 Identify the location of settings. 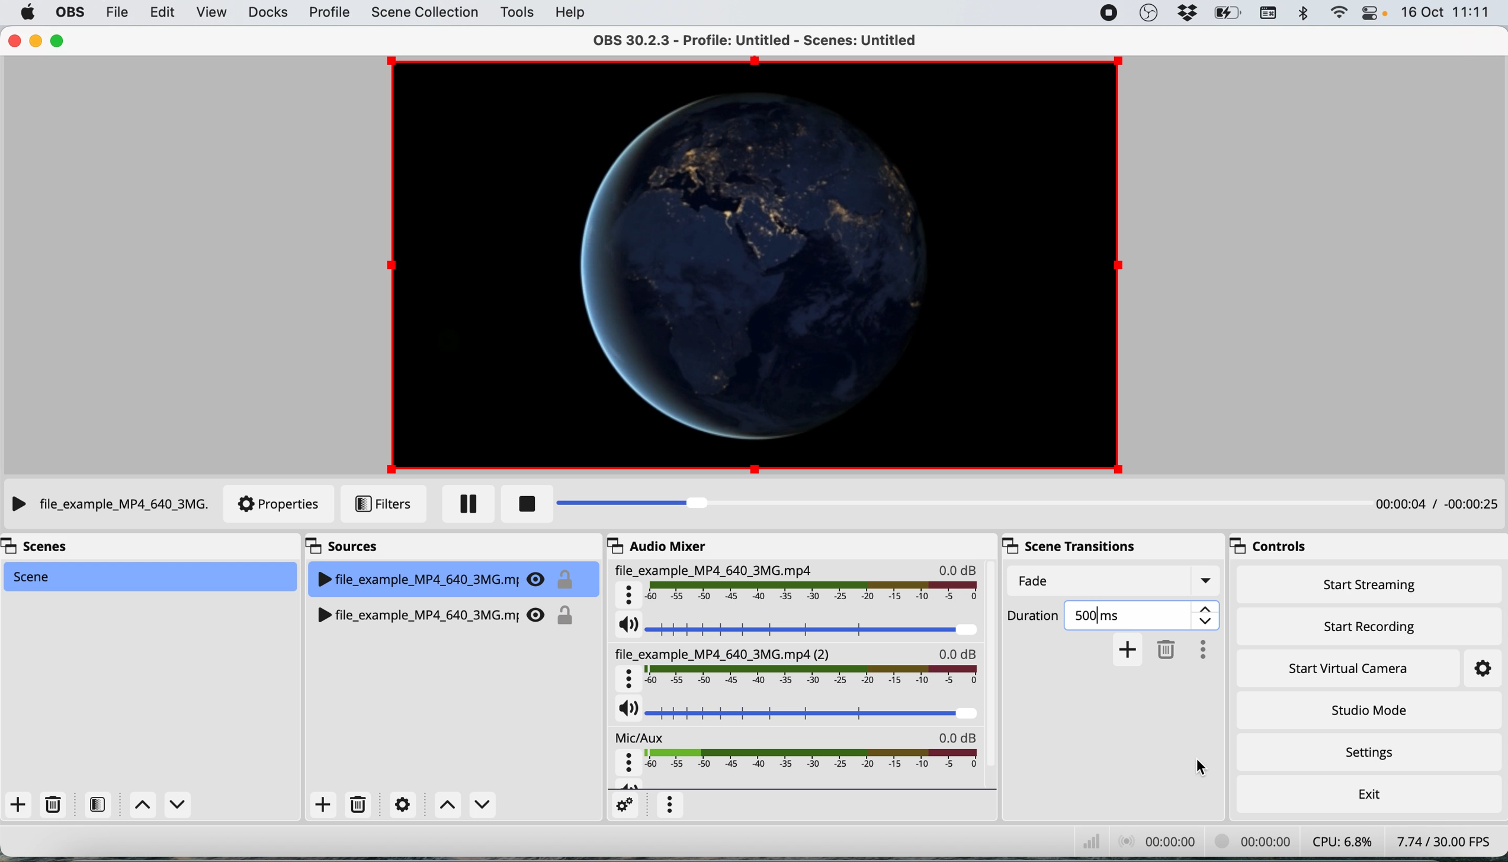
(1367, 752).